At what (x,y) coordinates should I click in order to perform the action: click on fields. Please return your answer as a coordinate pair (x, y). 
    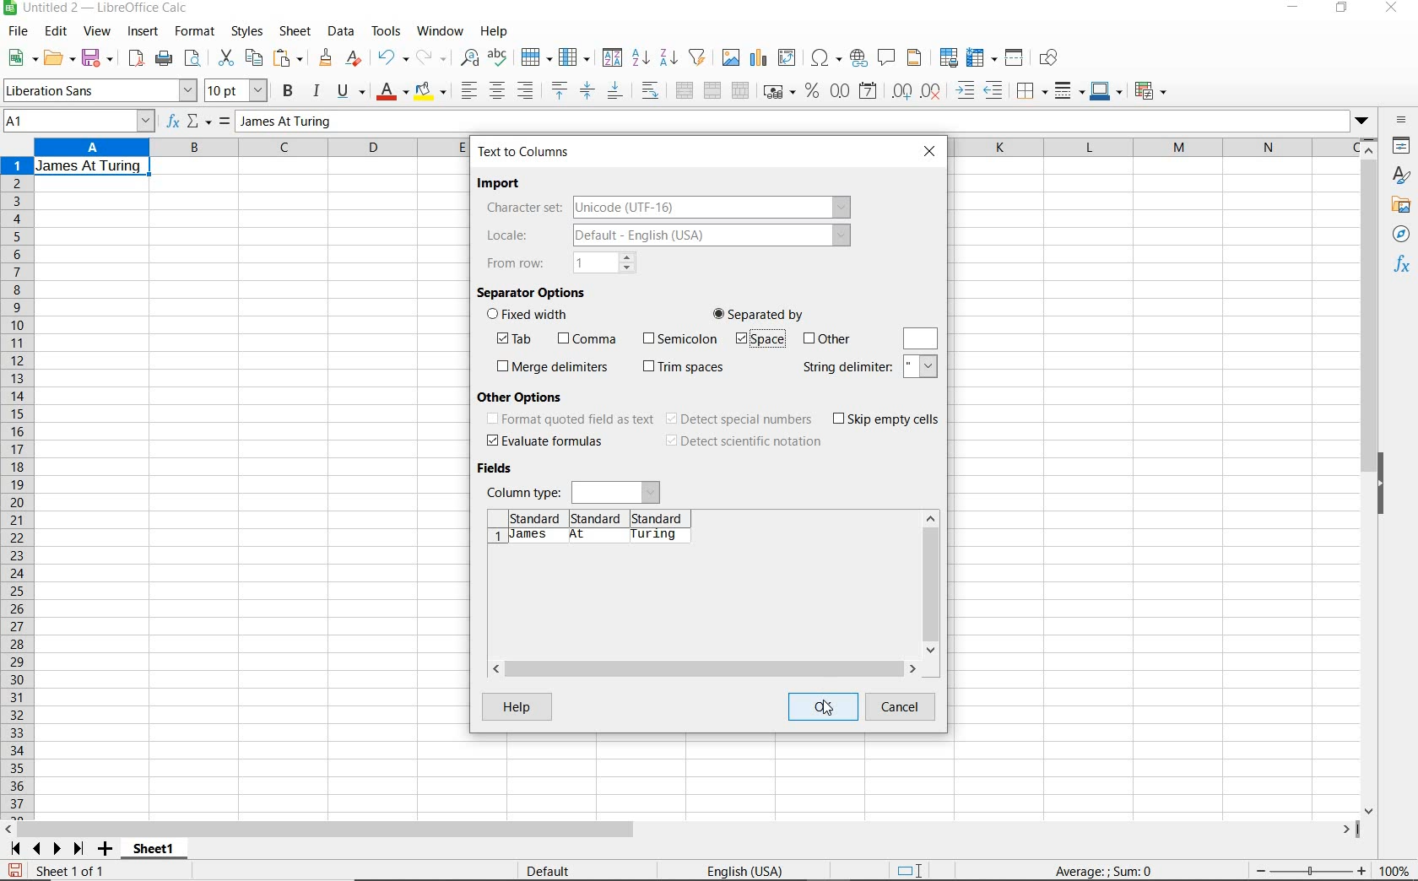
    Looking at the image, I should click on (500, 469).